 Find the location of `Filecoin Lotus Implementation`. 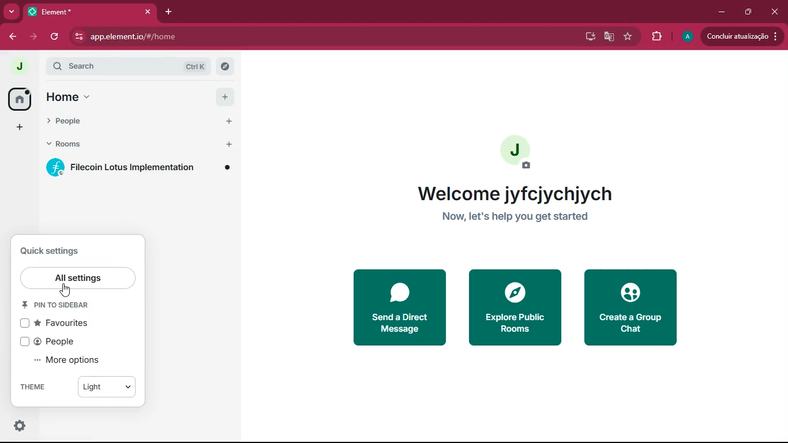

Filecoin Lotus Implementation is located at coordinates (143, 168).